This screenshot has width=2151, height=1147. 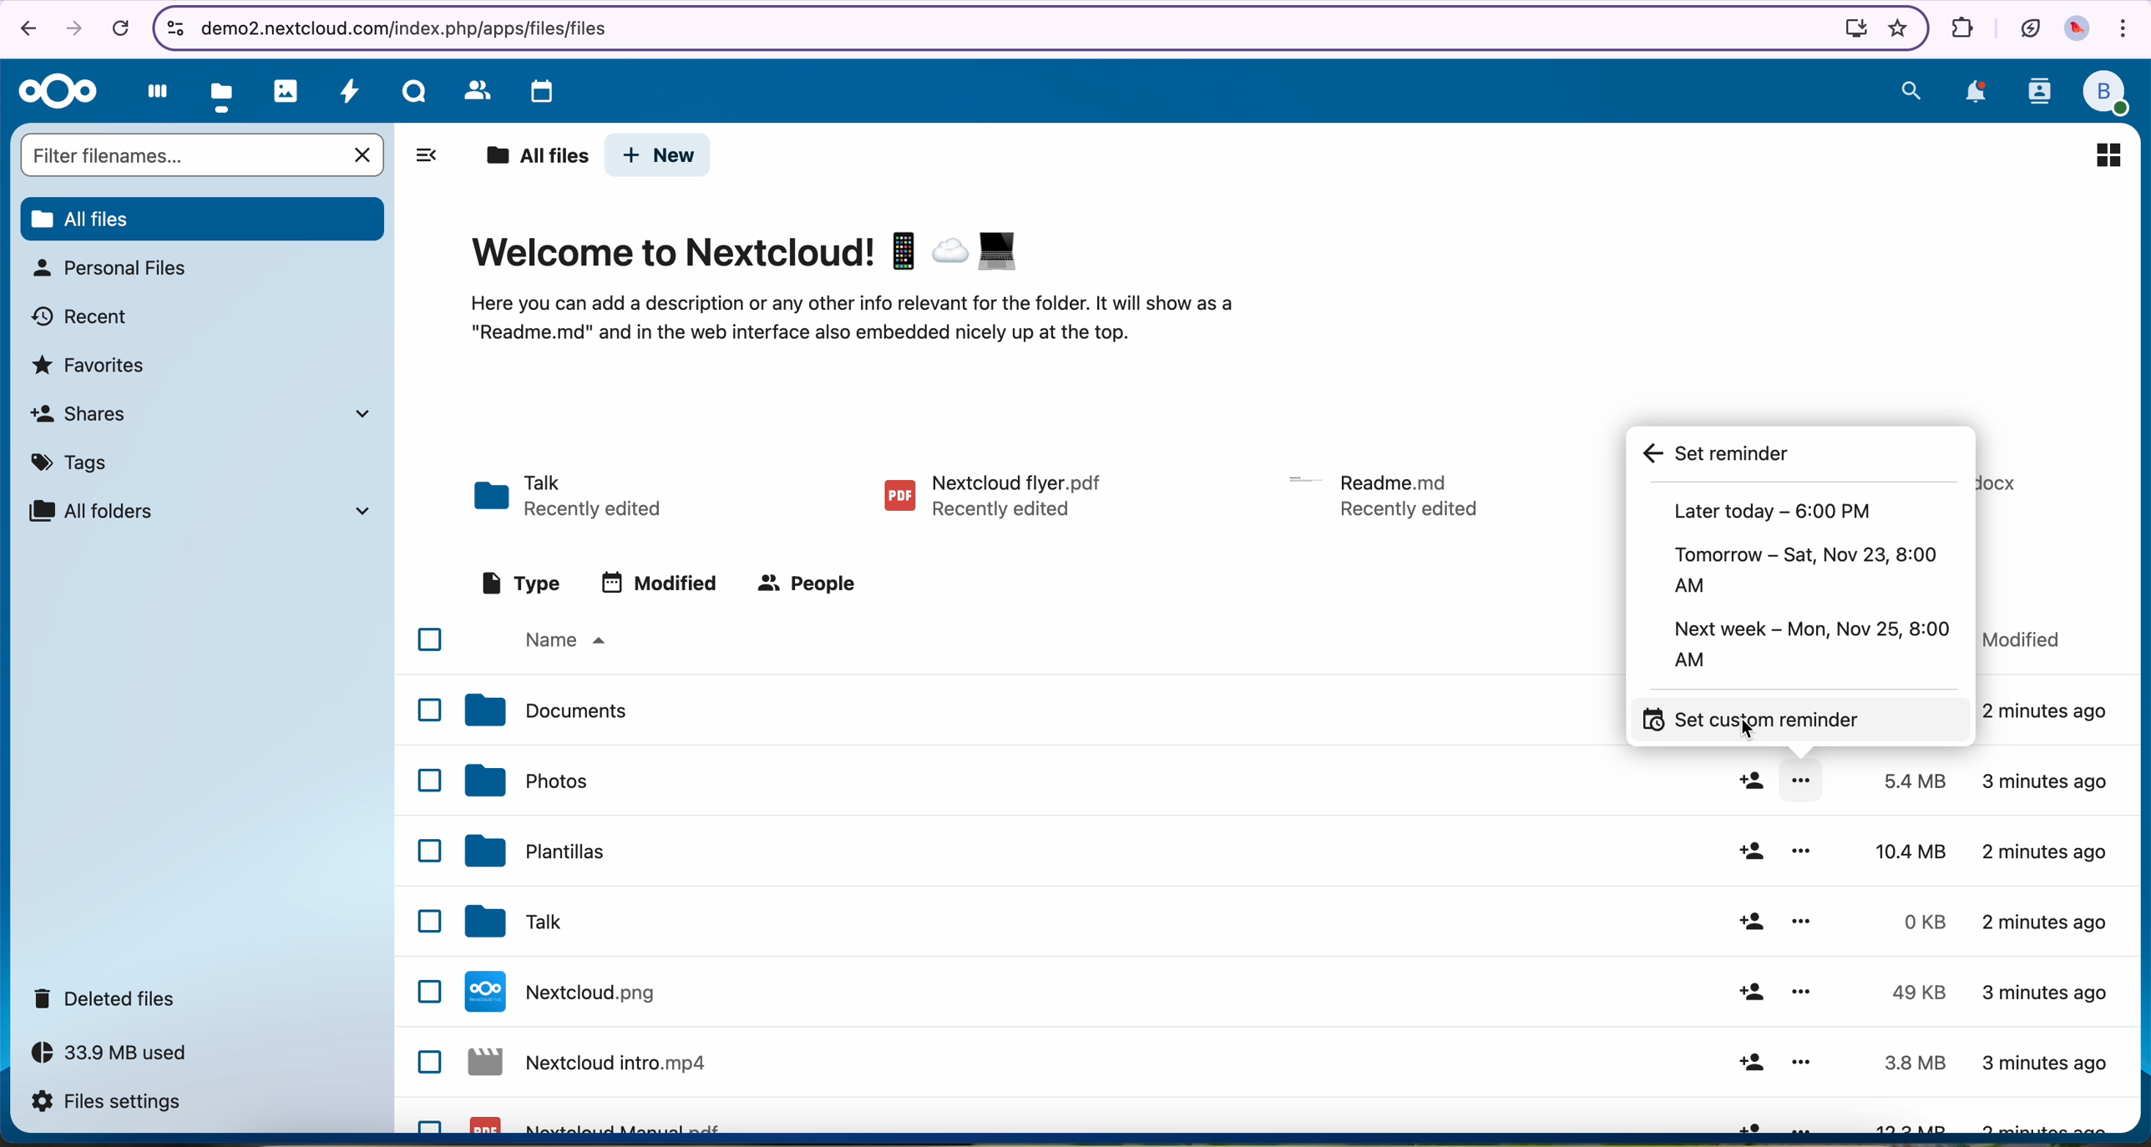 I want to click on set reminder, so click(x=1711, y=451).